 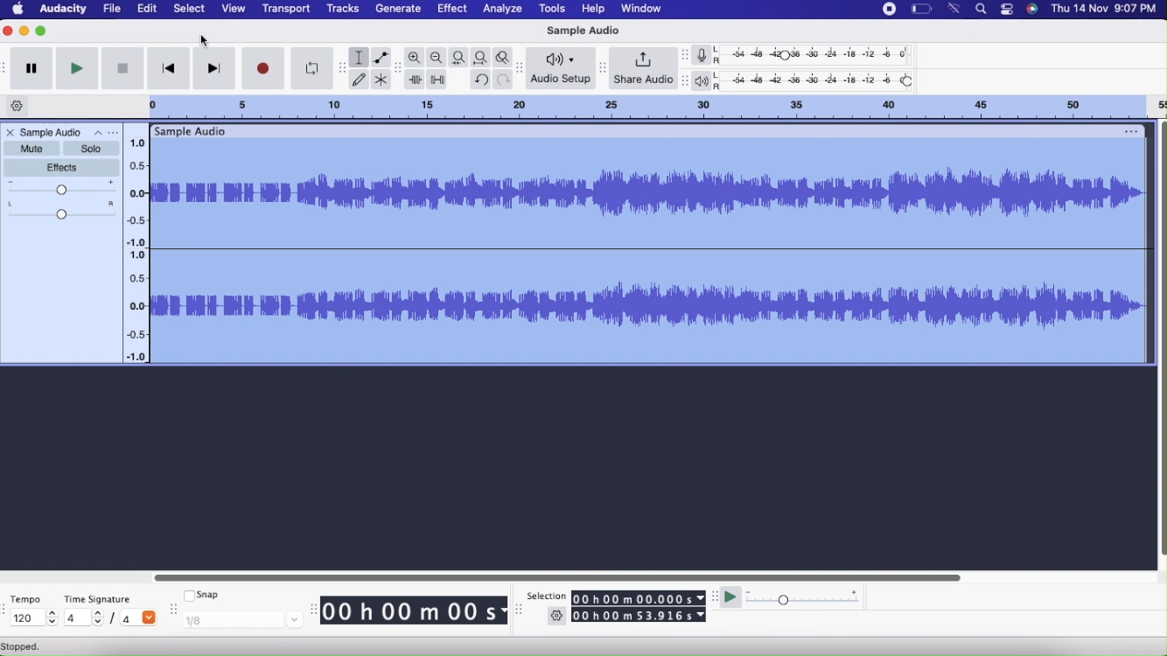 What do you see at coordinates (35, 149) in the screenshot?
I see `Mute` at bounding box center [35, 149].